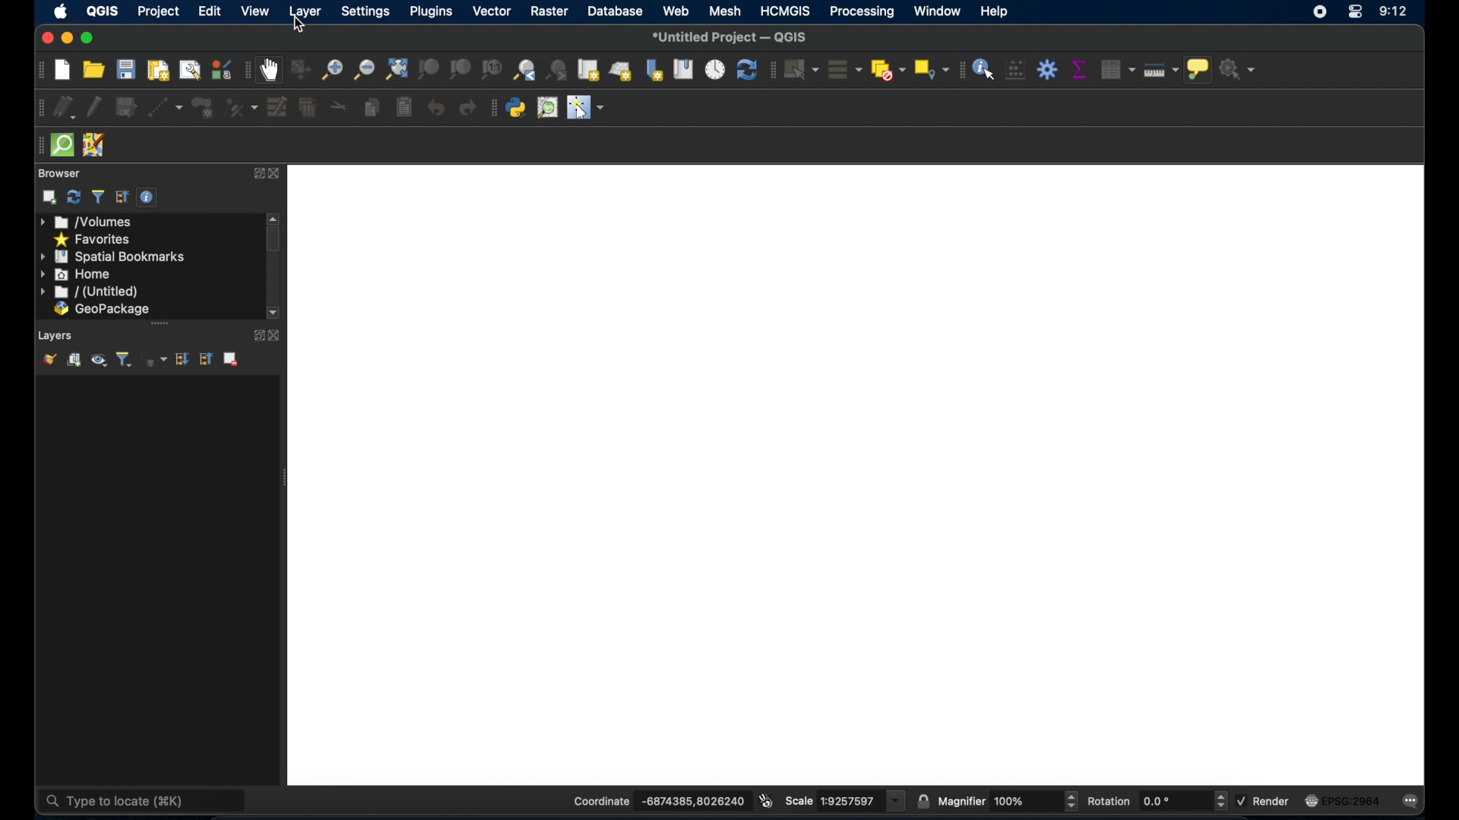 The image size is (1459, 820). I want to click on add polygon feature, so click(200, 106).